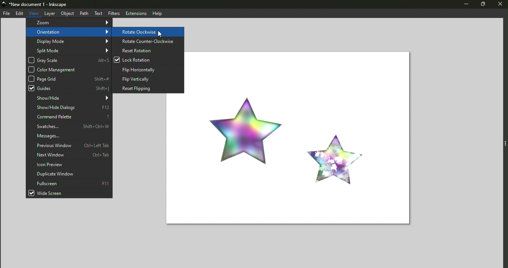 This screenshot has height=268, width=508. What do you see at coordinates (34, 12) in the screenshot?
I see `View` at bounding box center [34, 12].